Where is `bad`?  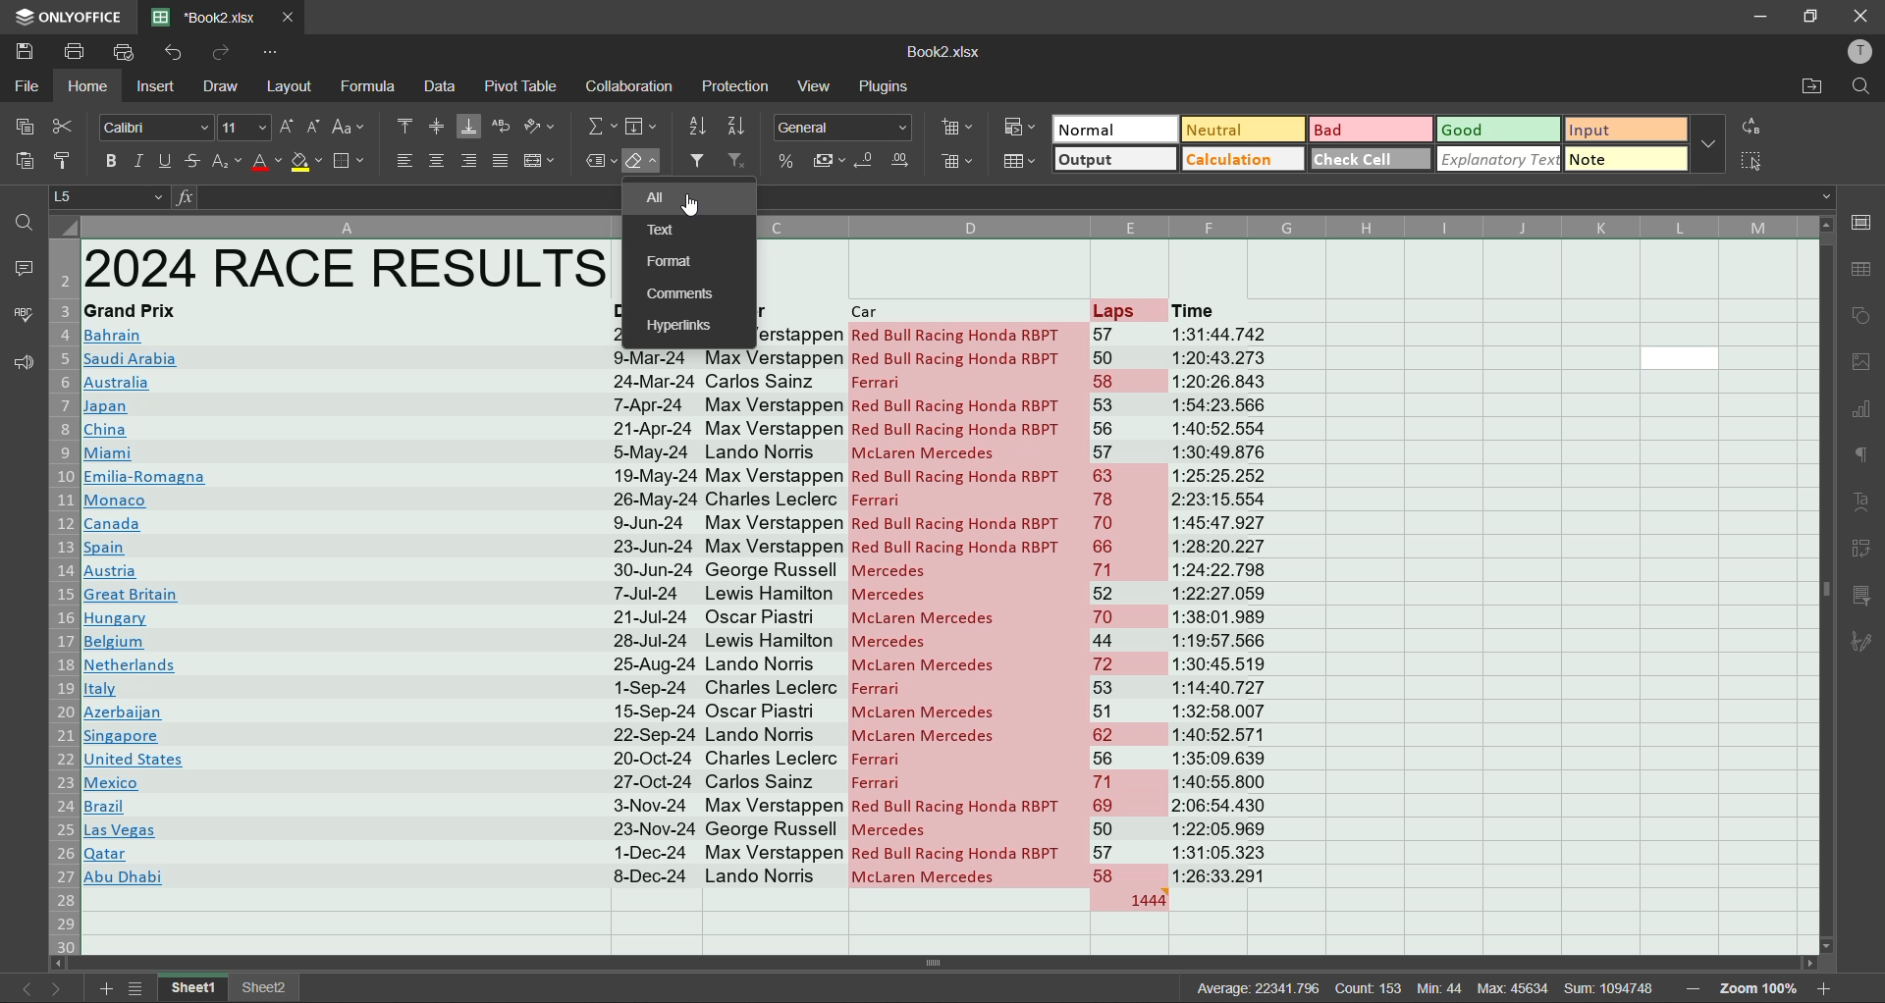
bad is located at coordinates (1370, 129).